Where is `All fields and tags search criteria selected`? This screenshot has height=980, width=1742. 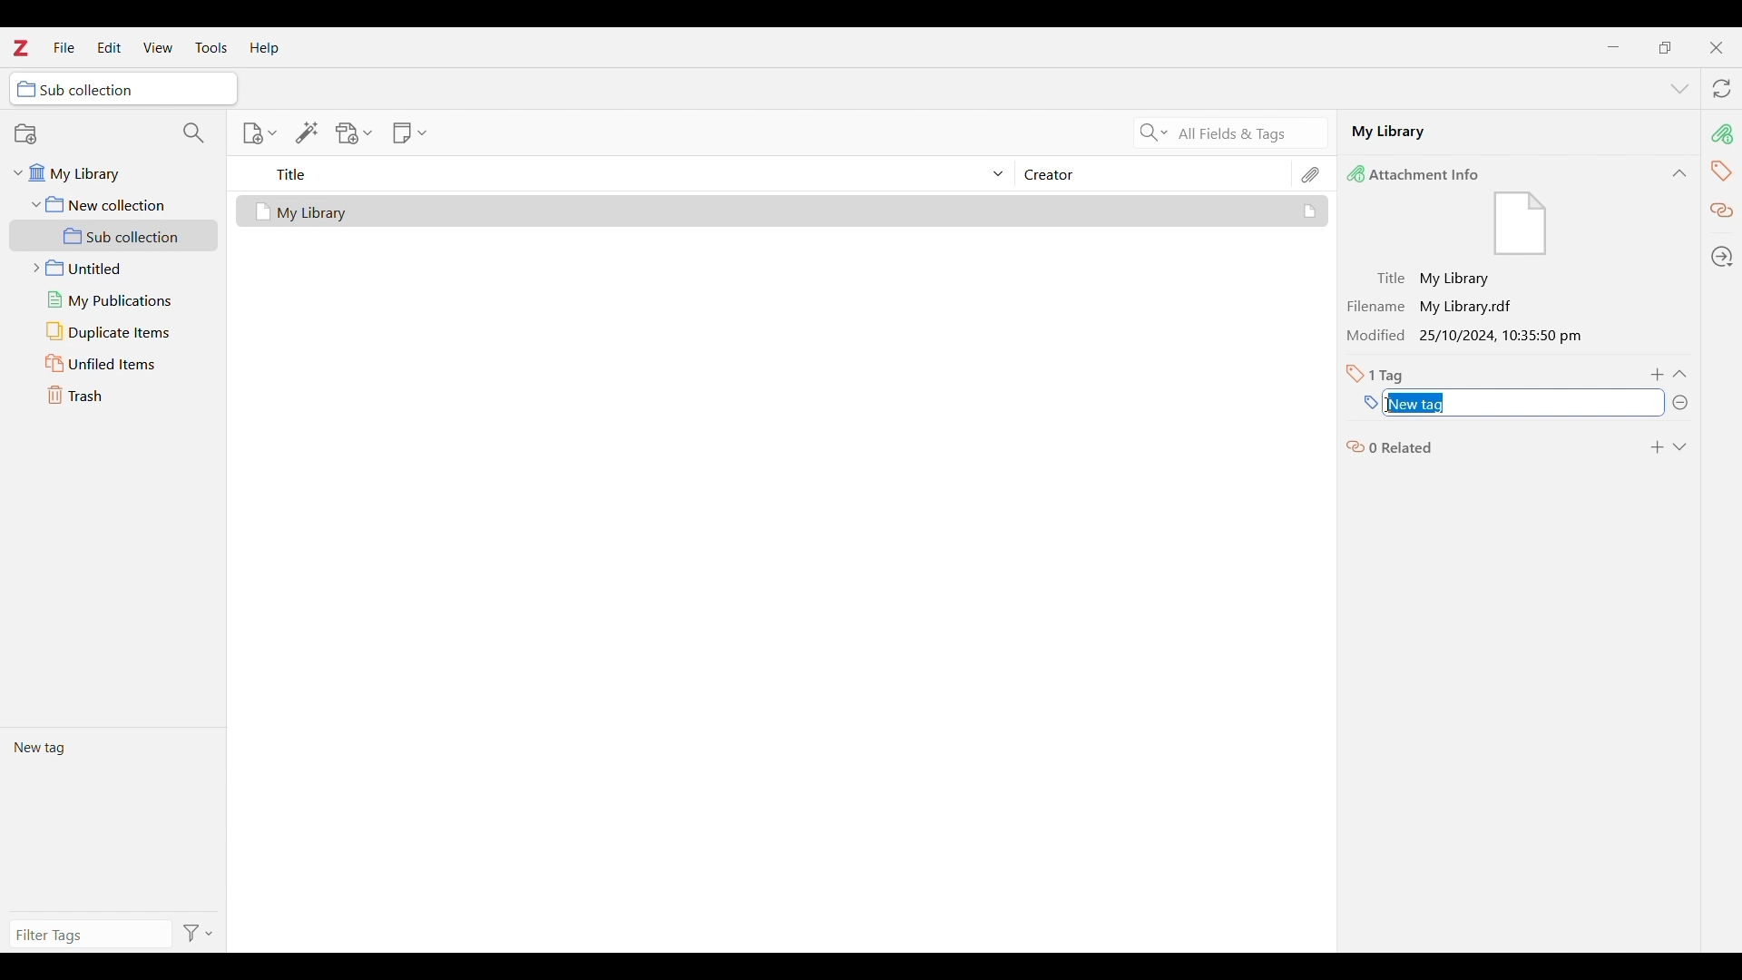
All fields and tags search criteria selected is located at coordinates (1248, 134).